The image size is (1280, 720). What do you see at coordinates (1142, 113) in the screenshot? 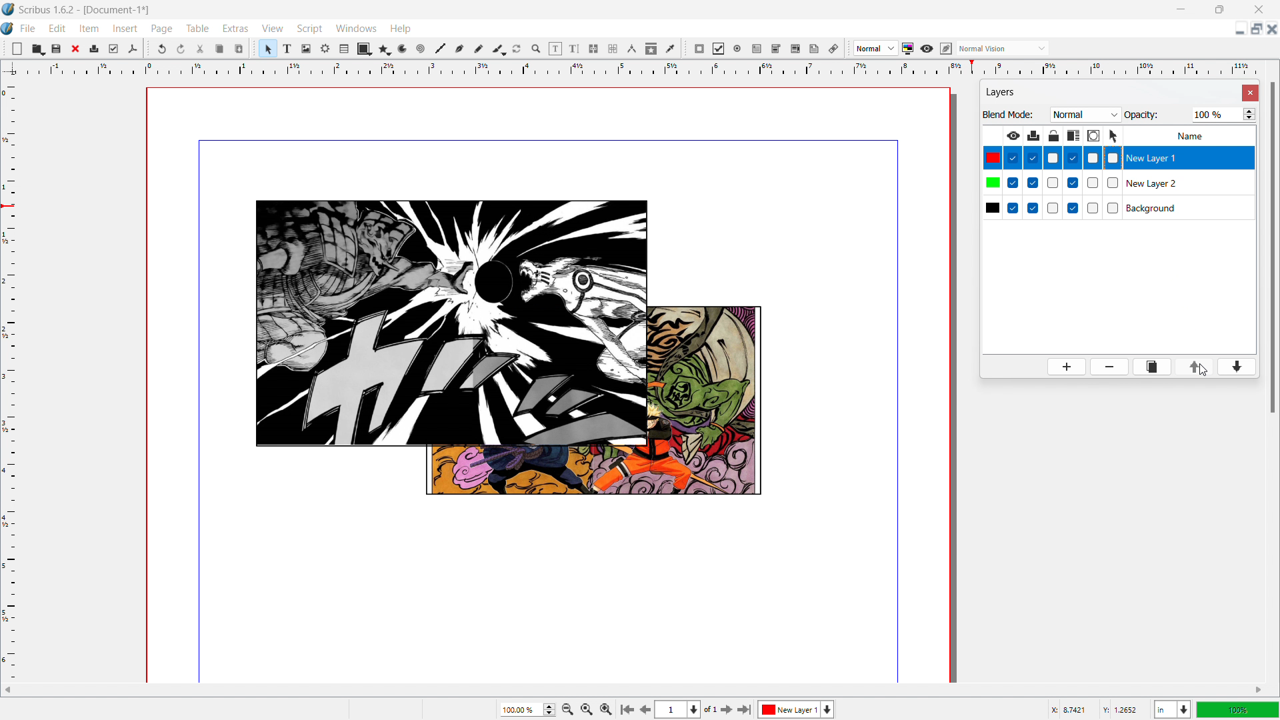
I see `Opacity` at bounding box center [1142, 113].